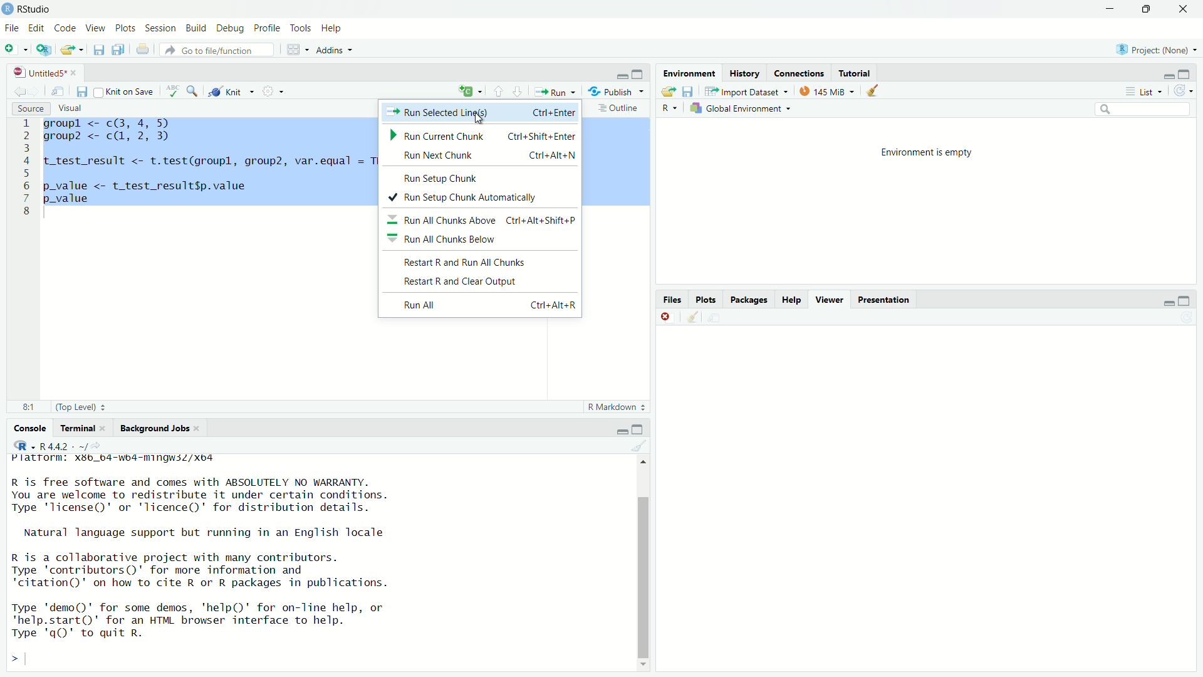 The height and width of the screenshot is (677, 1203). What do you see at coordinates (199, 550) in the screenshot?
I see `FIST. Sv wey Wimpey avs

R is free software and comes with ABSOLUTELY NO WARRANTY.

You are welcome to redistribute it under certain conditions.

Type 'license()' or 'licence()' for distribution details.
Natural language support but running in an English locale

R is a collaborative project with many contributors.

Type 'contributors()' for more information and

'citation()' on how to cite R or R packages in publications.

Type 'demo()' for some demos, 'help()' for on-Tine help, or

"help.start()' for an HTML browser interface to help.

Type 'qQ)' to quit R.` at bounding box center [199, 550].